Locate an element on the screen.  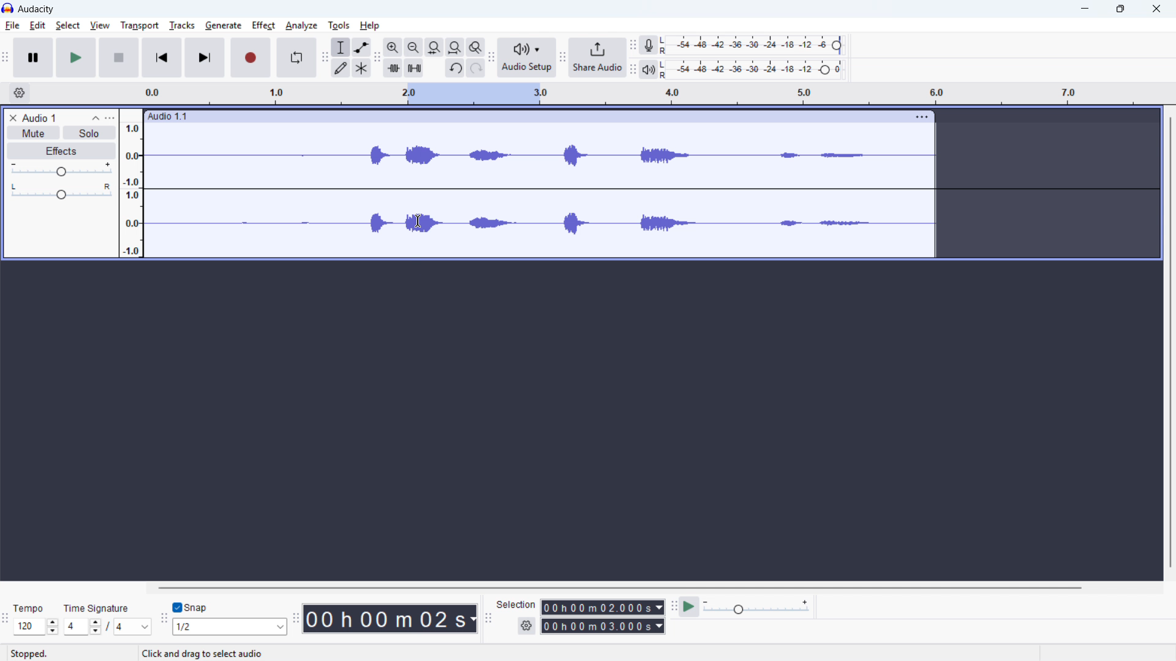
Playback level is located at coordinates (755, 69).